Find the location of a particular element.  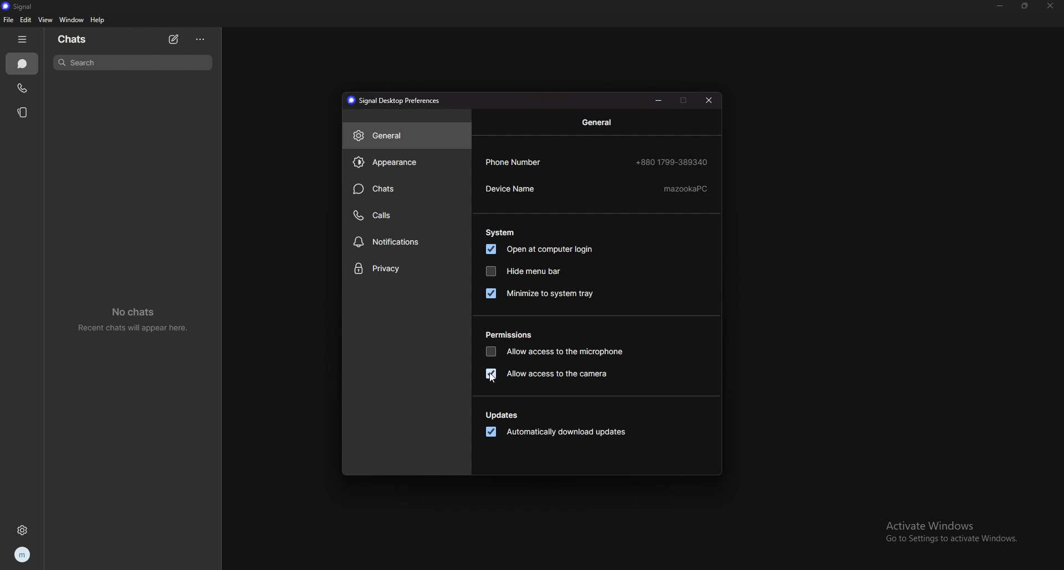

permissions is located at coordinates (510, 334).